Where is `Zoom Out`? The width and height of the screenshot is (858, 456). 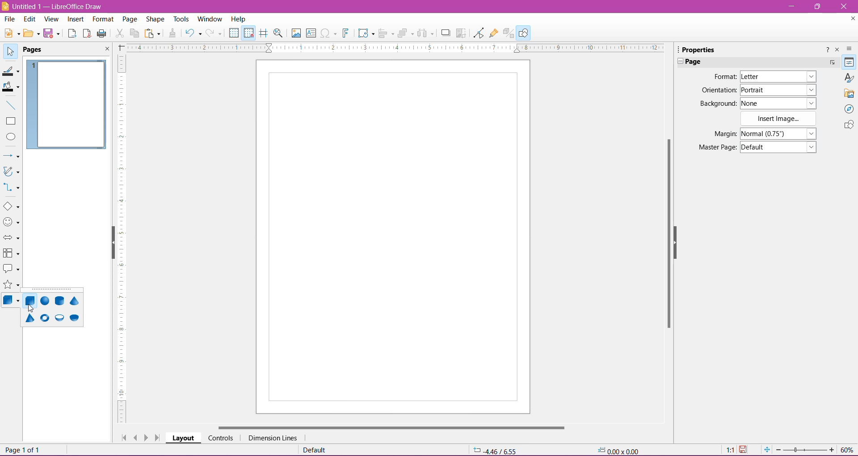
Zoom Out is located at coordinates (778, 450).